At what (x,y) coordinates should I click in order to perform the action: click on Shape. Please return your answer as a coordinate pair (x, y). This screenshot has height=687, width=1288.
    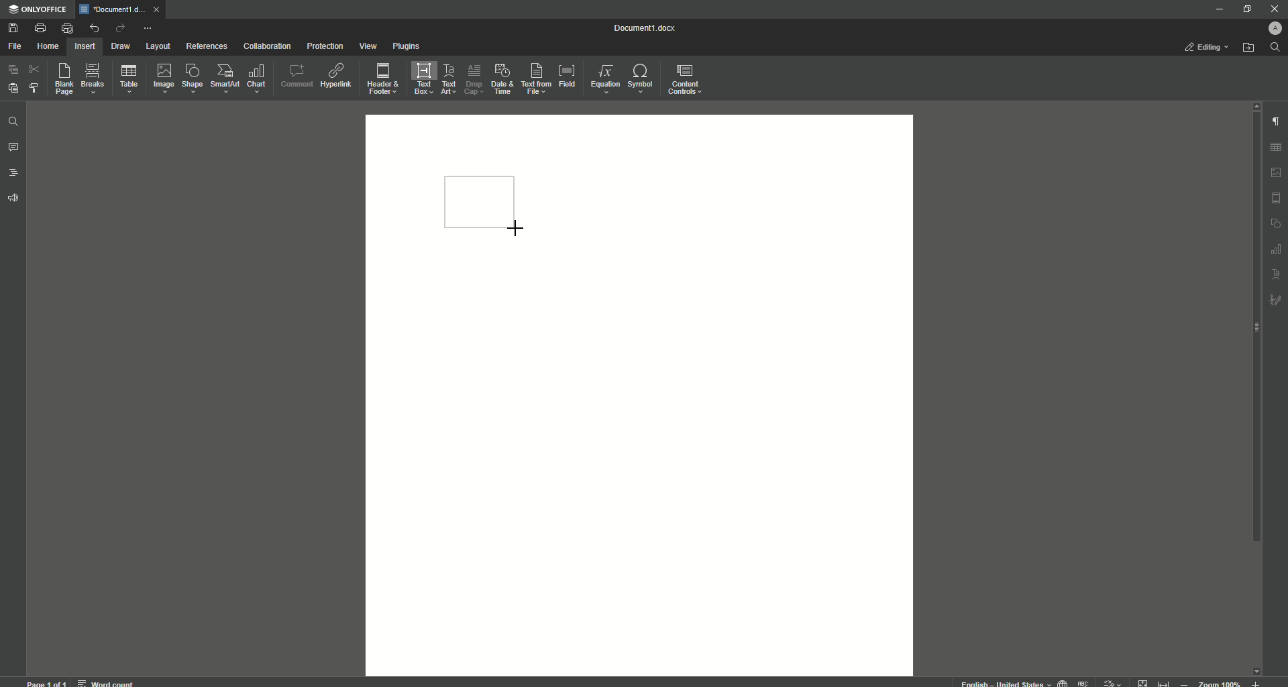
    Looking at the image, I should click on (191, 78).